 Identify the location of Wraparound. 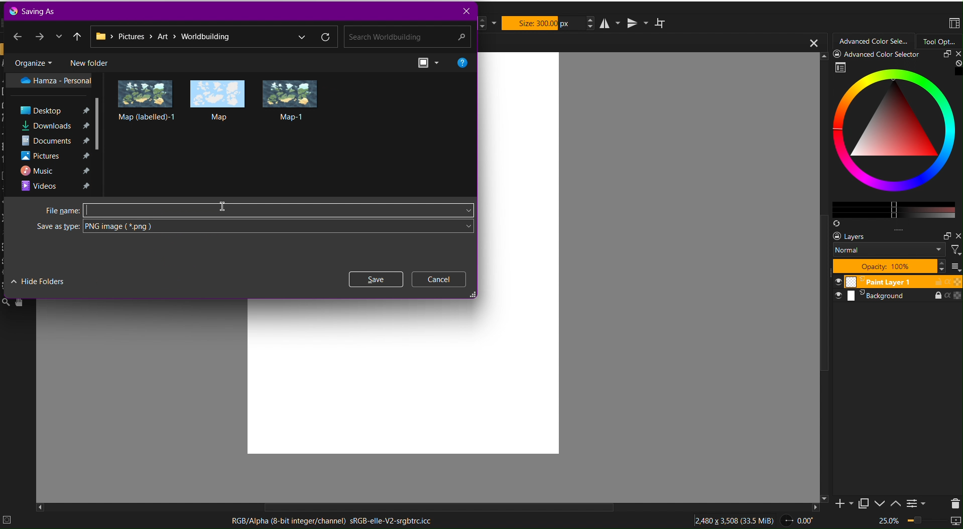
(661, 23).